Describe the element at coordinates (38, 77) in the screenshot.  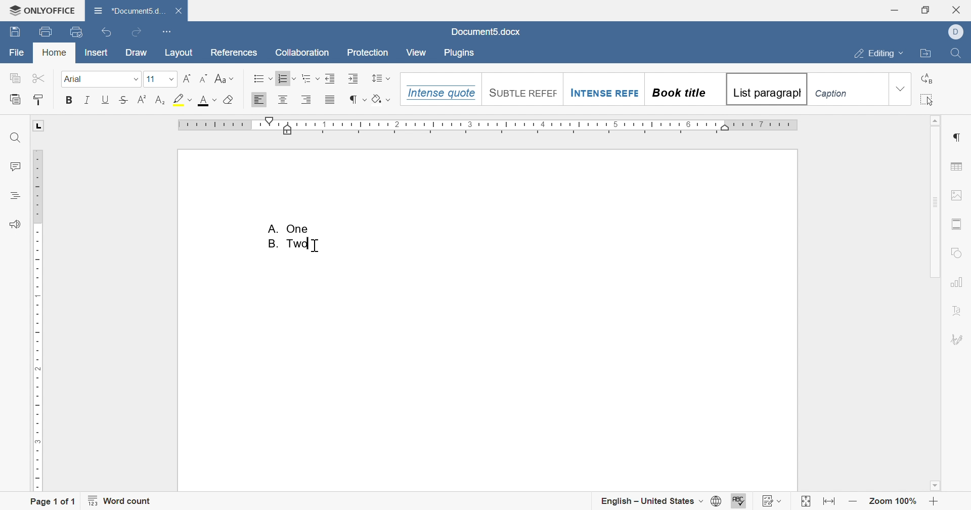
I see `cut` at that location.